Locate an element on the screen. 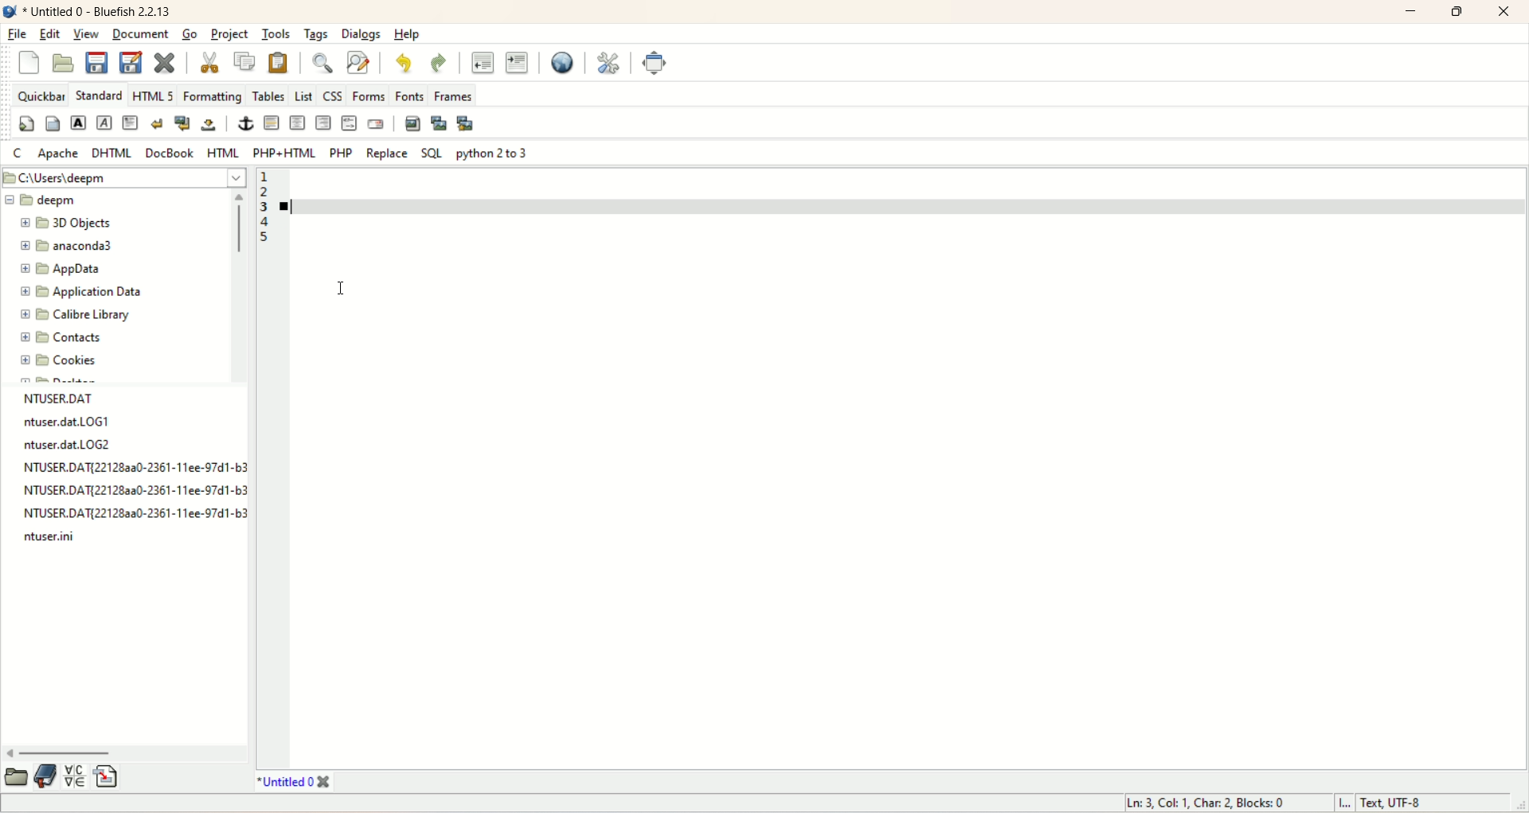  title is located at coordinates (99, 11).